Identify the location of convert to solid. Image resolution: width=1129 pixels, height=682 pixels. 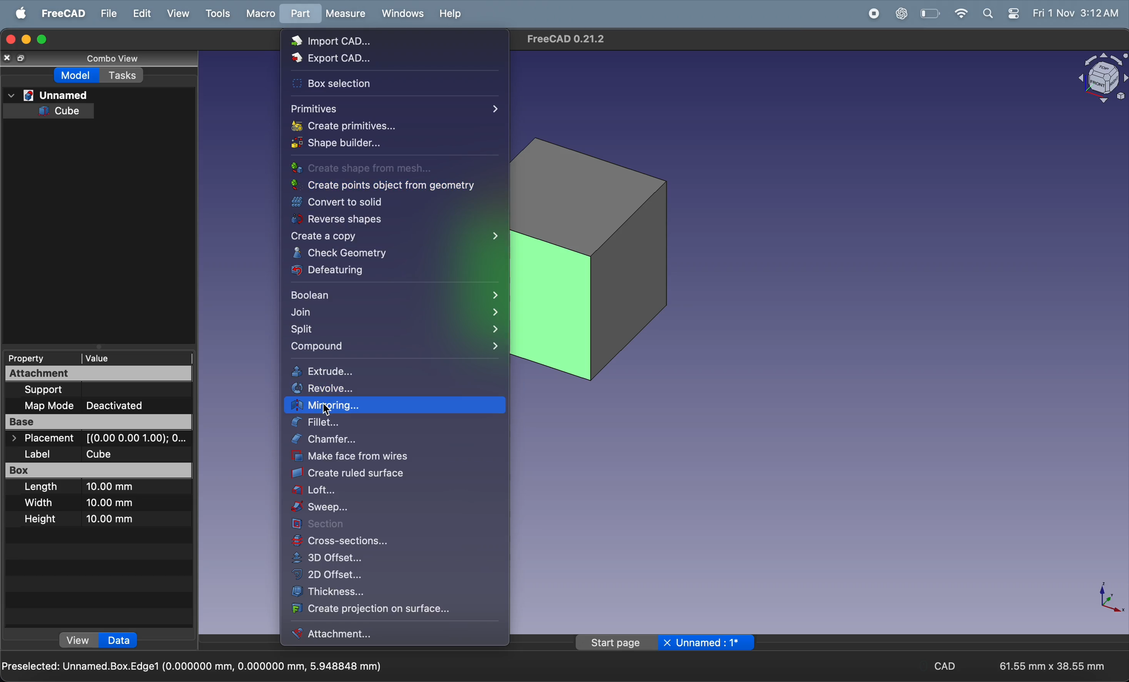
(373, 202).